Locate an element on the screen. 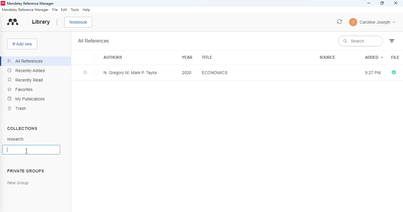  2020 is located at coordinates (187, 72).